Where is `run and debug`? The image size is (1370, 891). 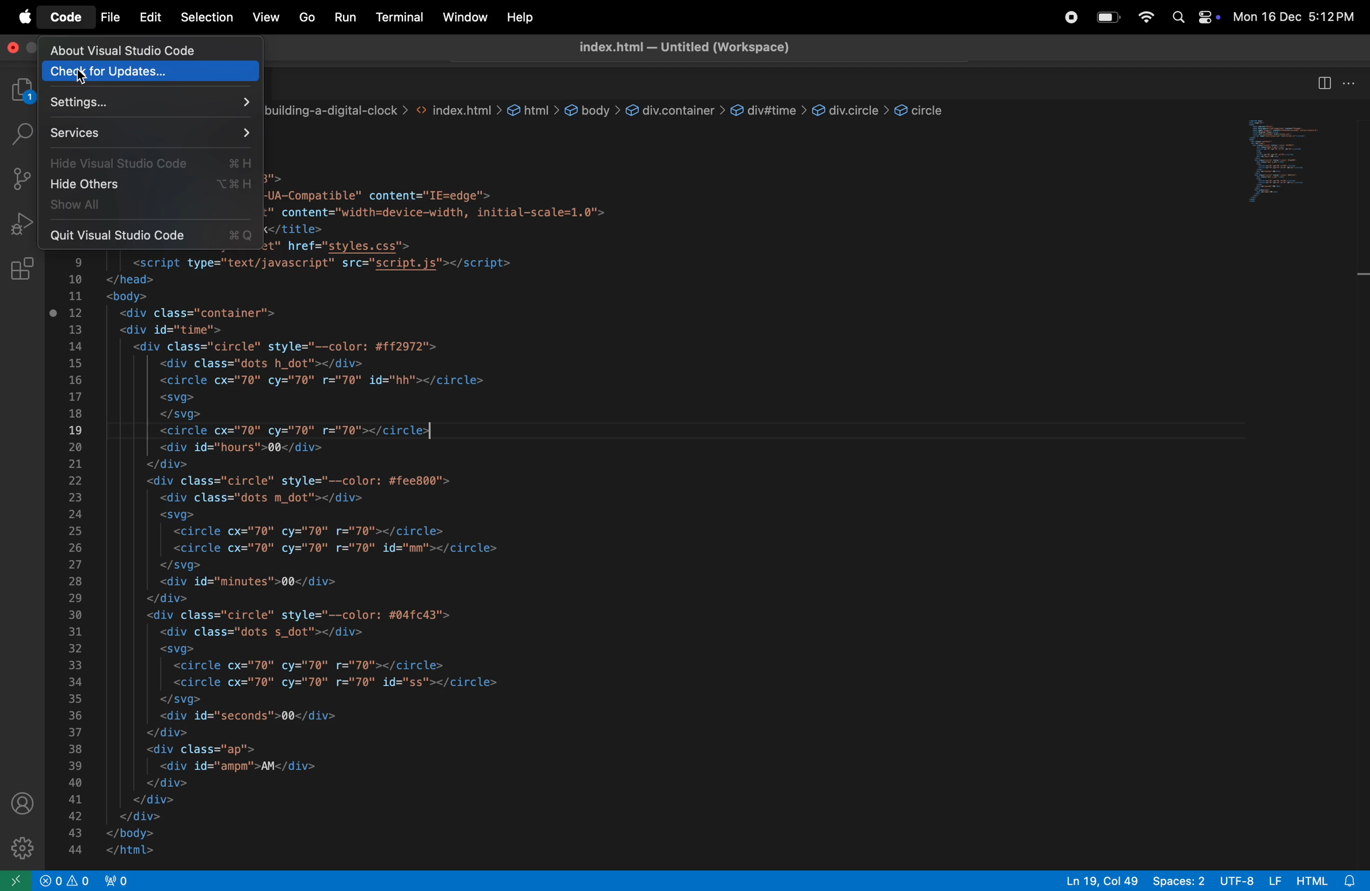
run and debug is located at coordinates (24, 222).